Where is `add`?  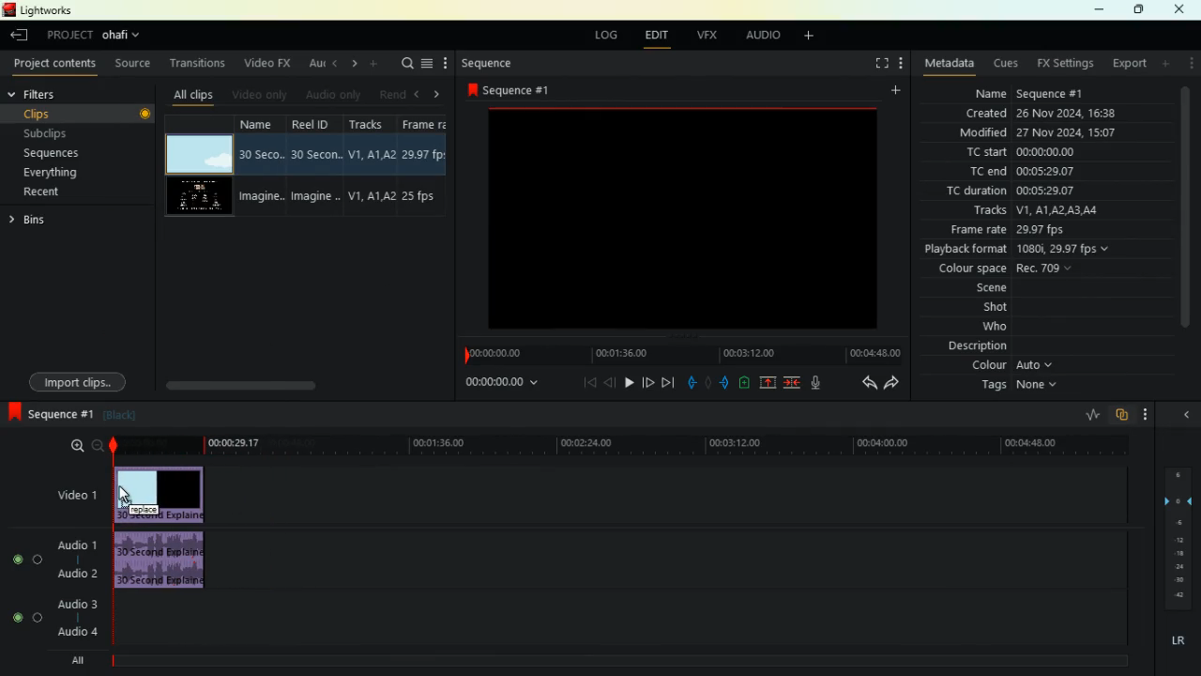 add is located at coordinates (1163, 63).